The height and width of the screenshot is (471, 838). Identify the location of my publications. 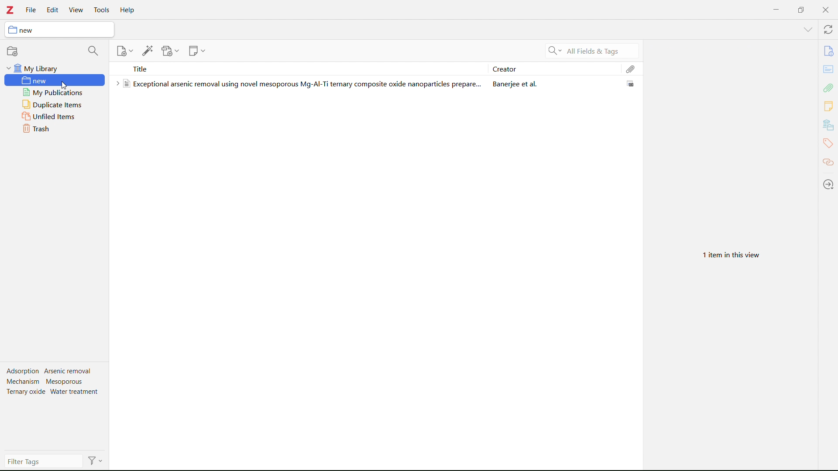
(55, 92).